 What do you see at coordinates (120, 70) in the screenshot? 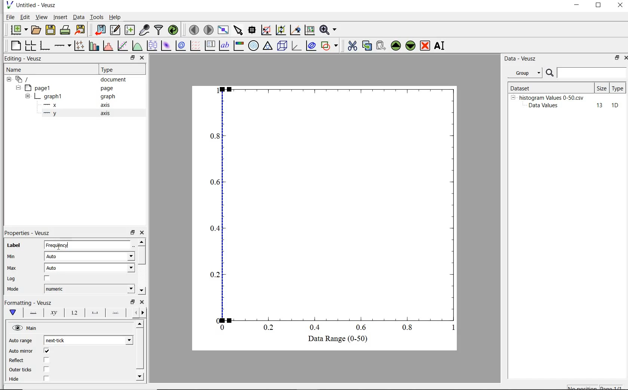
I see `Type` at bounding box center [120, 70].